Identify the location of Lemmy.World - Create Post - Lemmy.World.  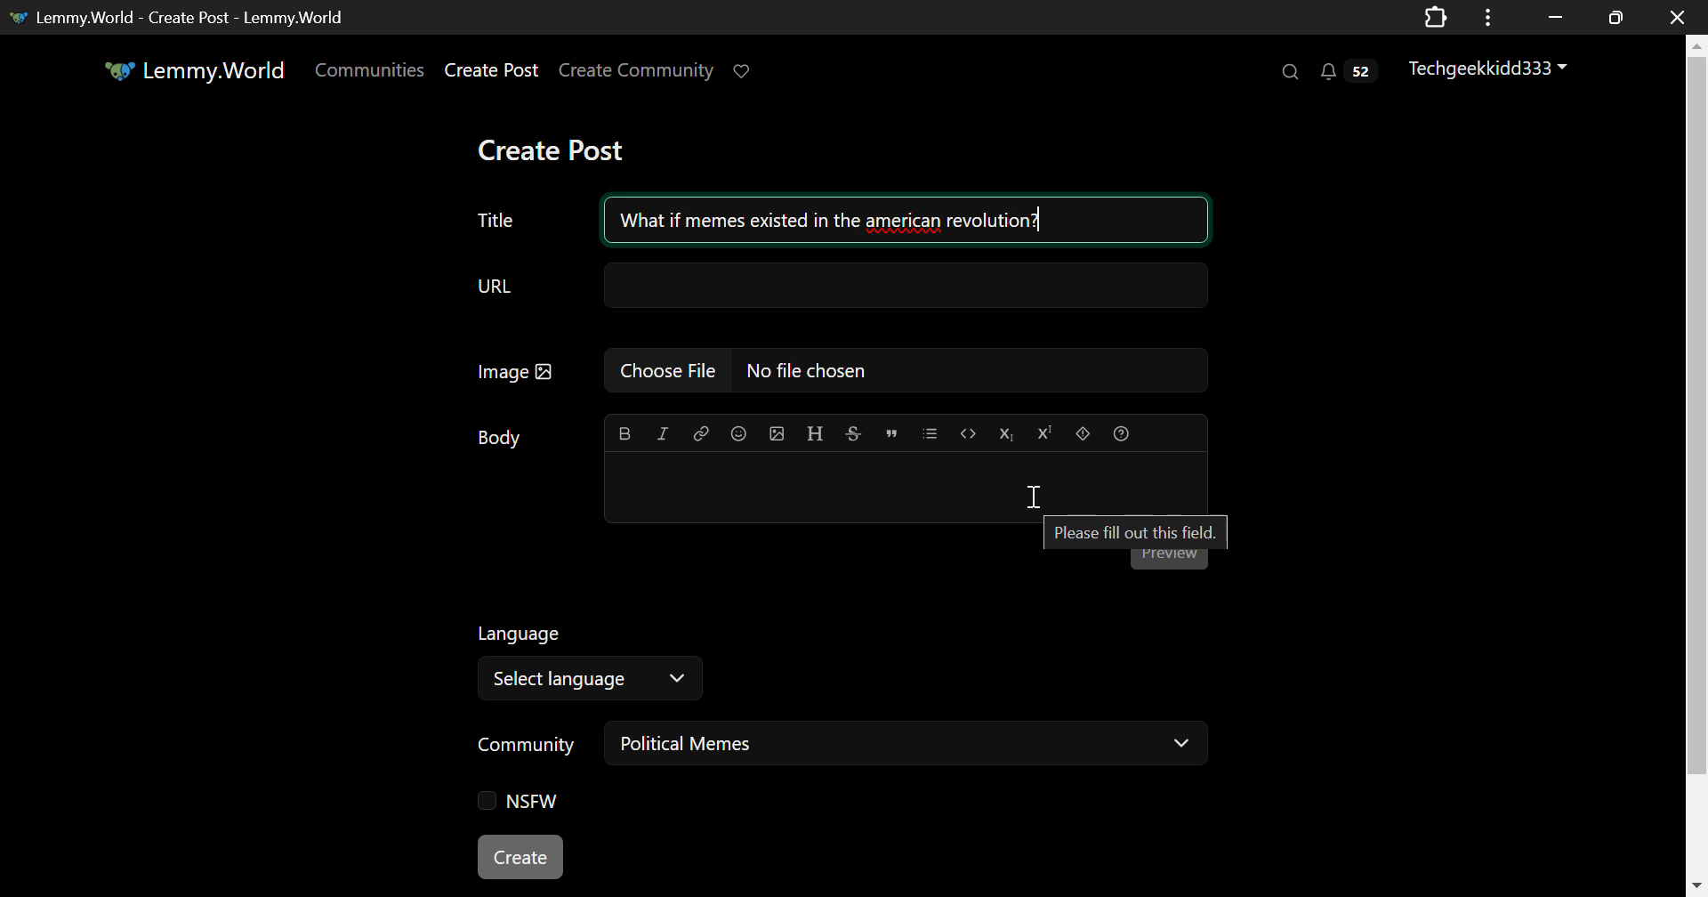
(191, 17).